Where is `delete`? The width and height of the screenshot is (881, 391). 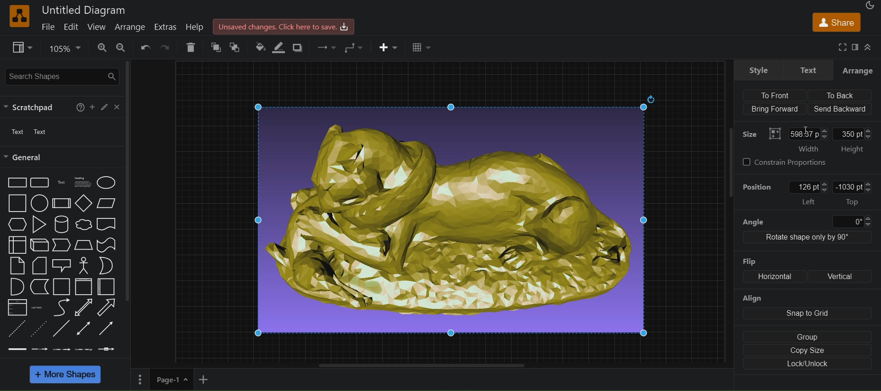 delete is located at coordinates (191, 47).